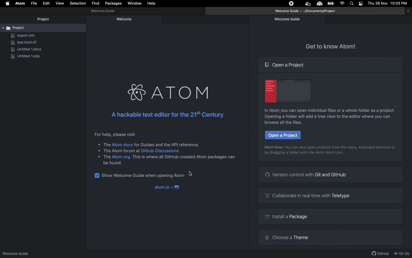  What do you see at coordinates (177, 187) in the screenshot?
I see `Logo` at bounding box center [177, 187].